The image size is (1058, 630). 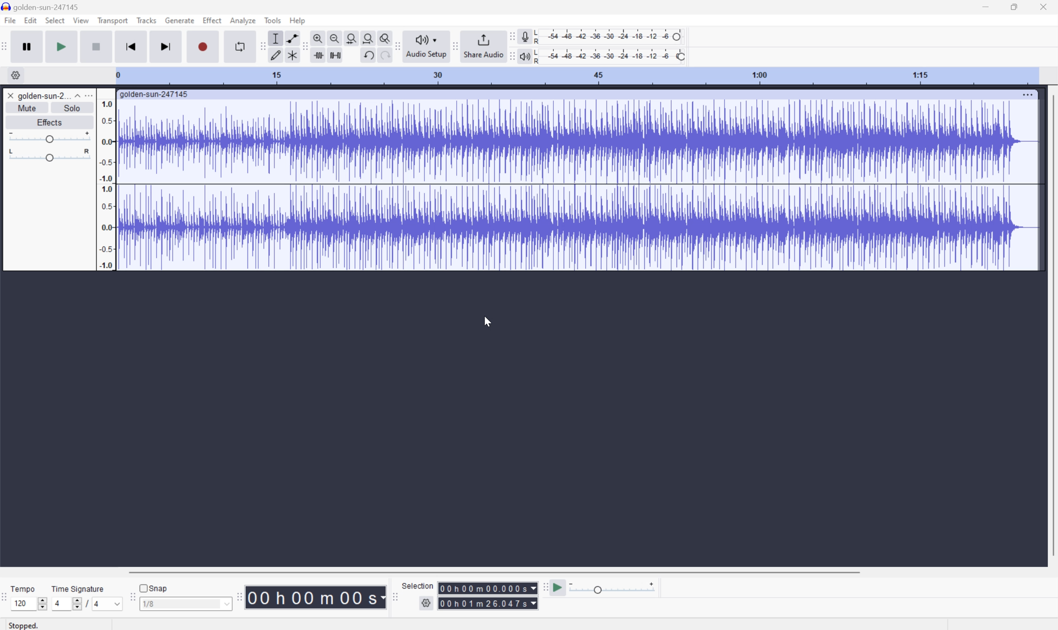 I want to click on Scroll Bar, so click(x=1051, y=326).